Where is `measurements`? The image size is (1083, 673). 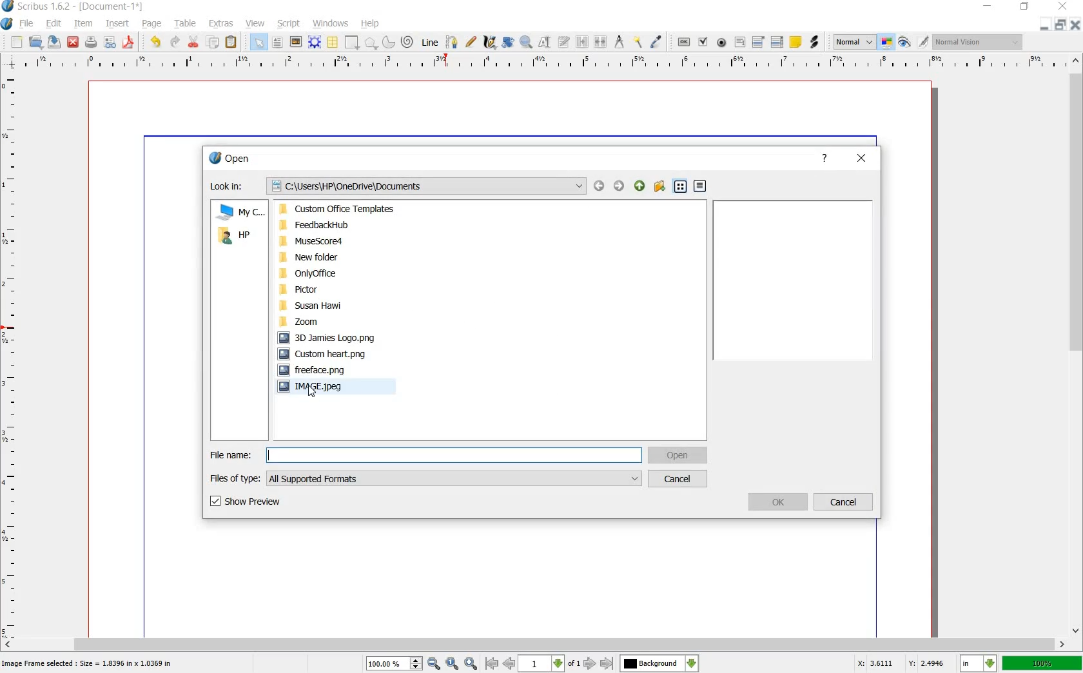 measurements is located at coordinates (620, 41).